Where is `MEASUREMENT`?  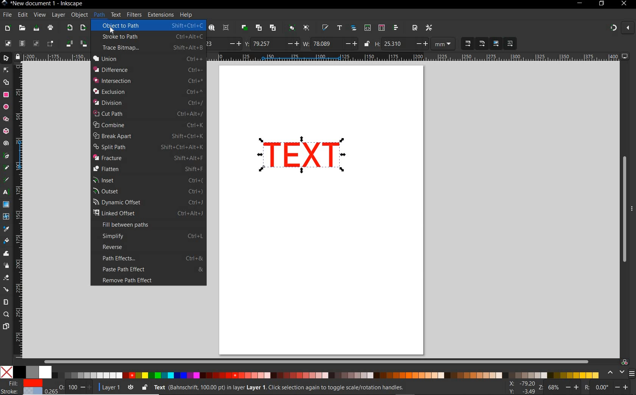
MEASUREMENT is located at coordinates (443, 45).